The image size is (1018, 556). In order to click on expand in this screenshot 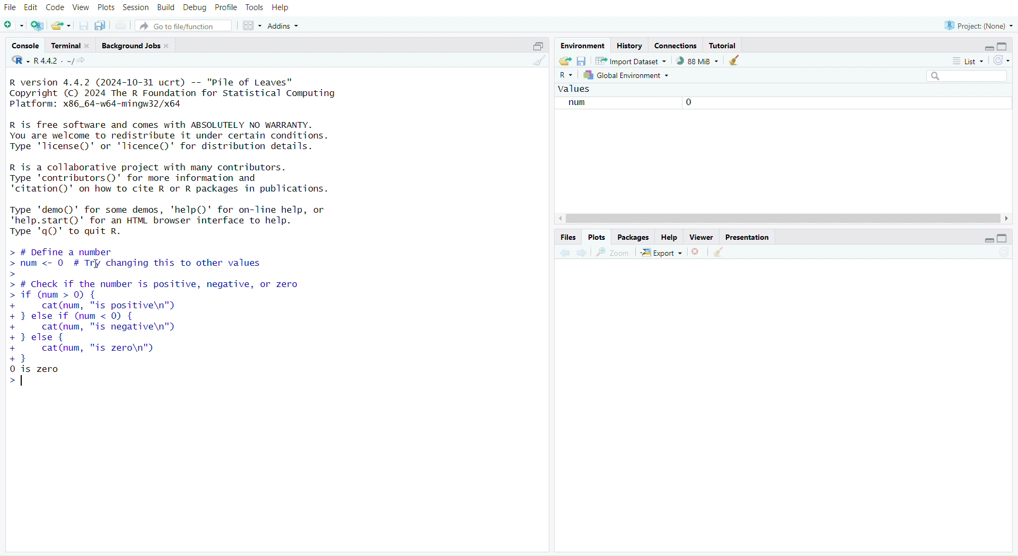, I will do `click(535, 46)`.